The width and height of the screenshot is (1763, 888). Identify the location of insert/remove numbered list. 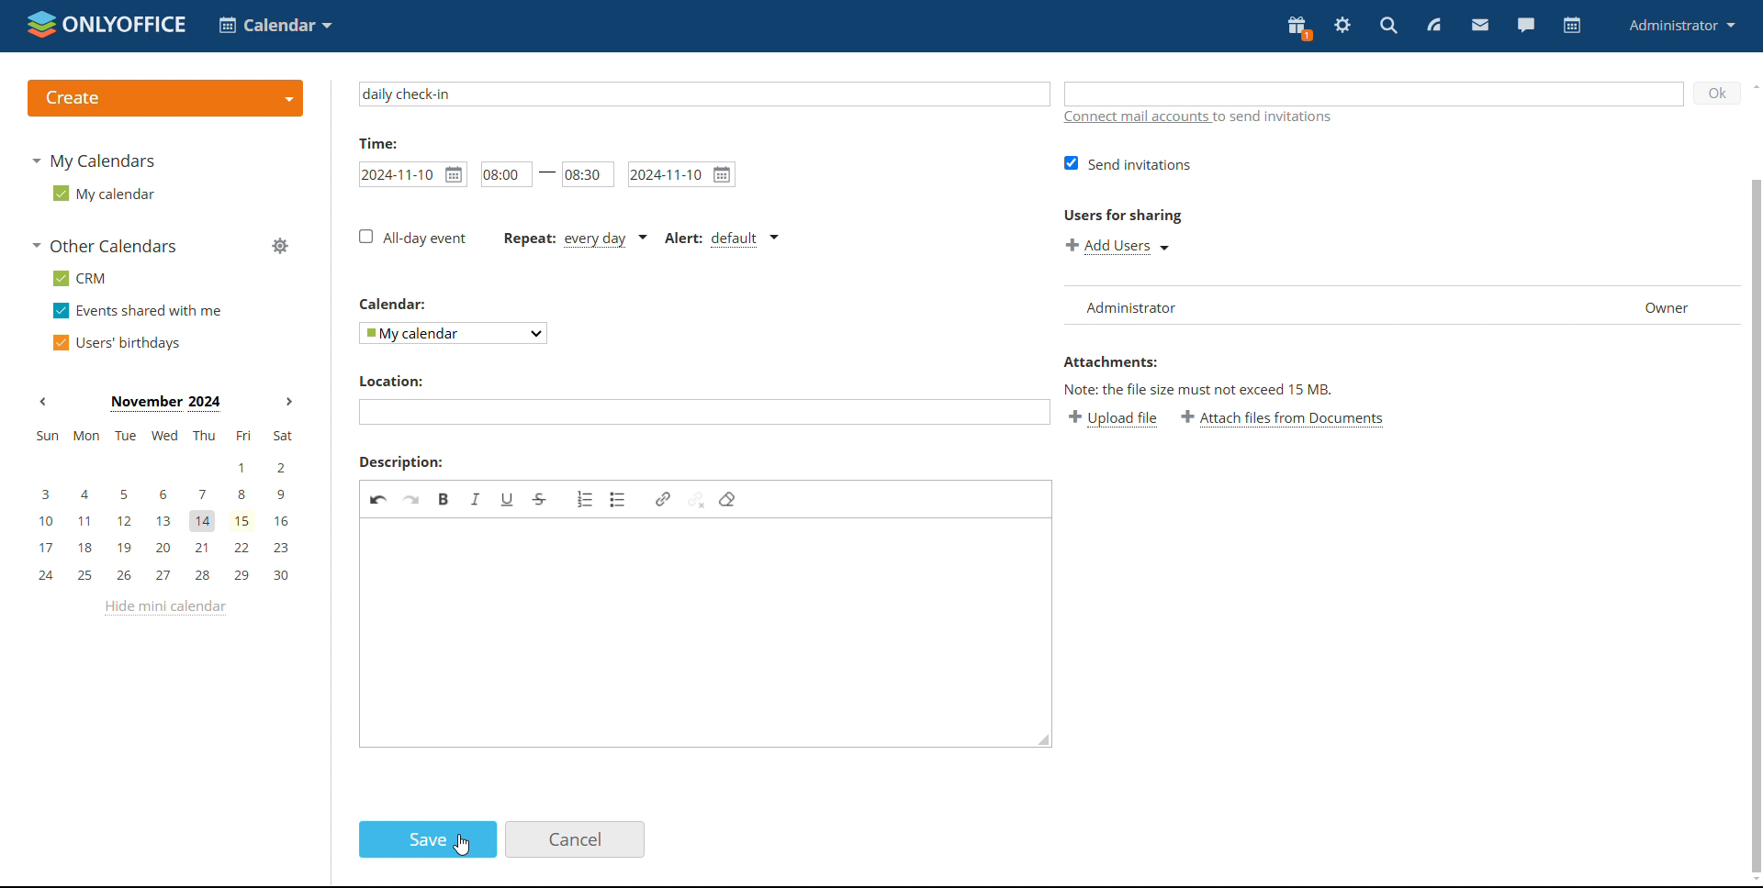
(583, 505).